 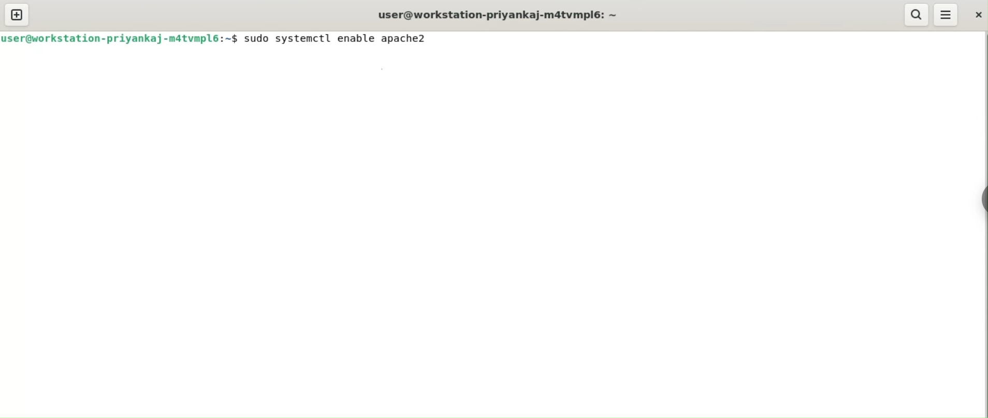 I want to click on search, so click(x=917, y=15).